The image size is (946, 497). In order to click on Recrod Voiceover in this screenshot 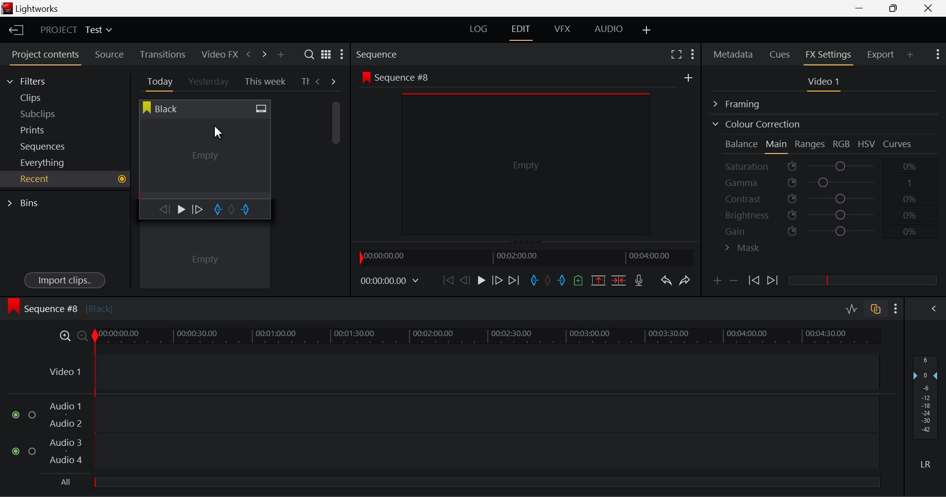, I will do `click(639, 280)`.